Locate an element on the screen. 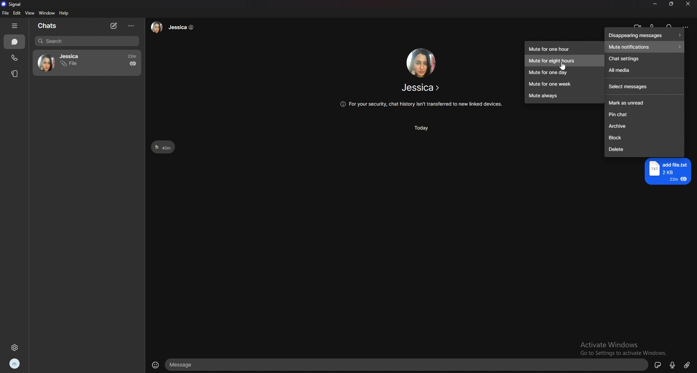  settings is located at coordinates (14, 348).